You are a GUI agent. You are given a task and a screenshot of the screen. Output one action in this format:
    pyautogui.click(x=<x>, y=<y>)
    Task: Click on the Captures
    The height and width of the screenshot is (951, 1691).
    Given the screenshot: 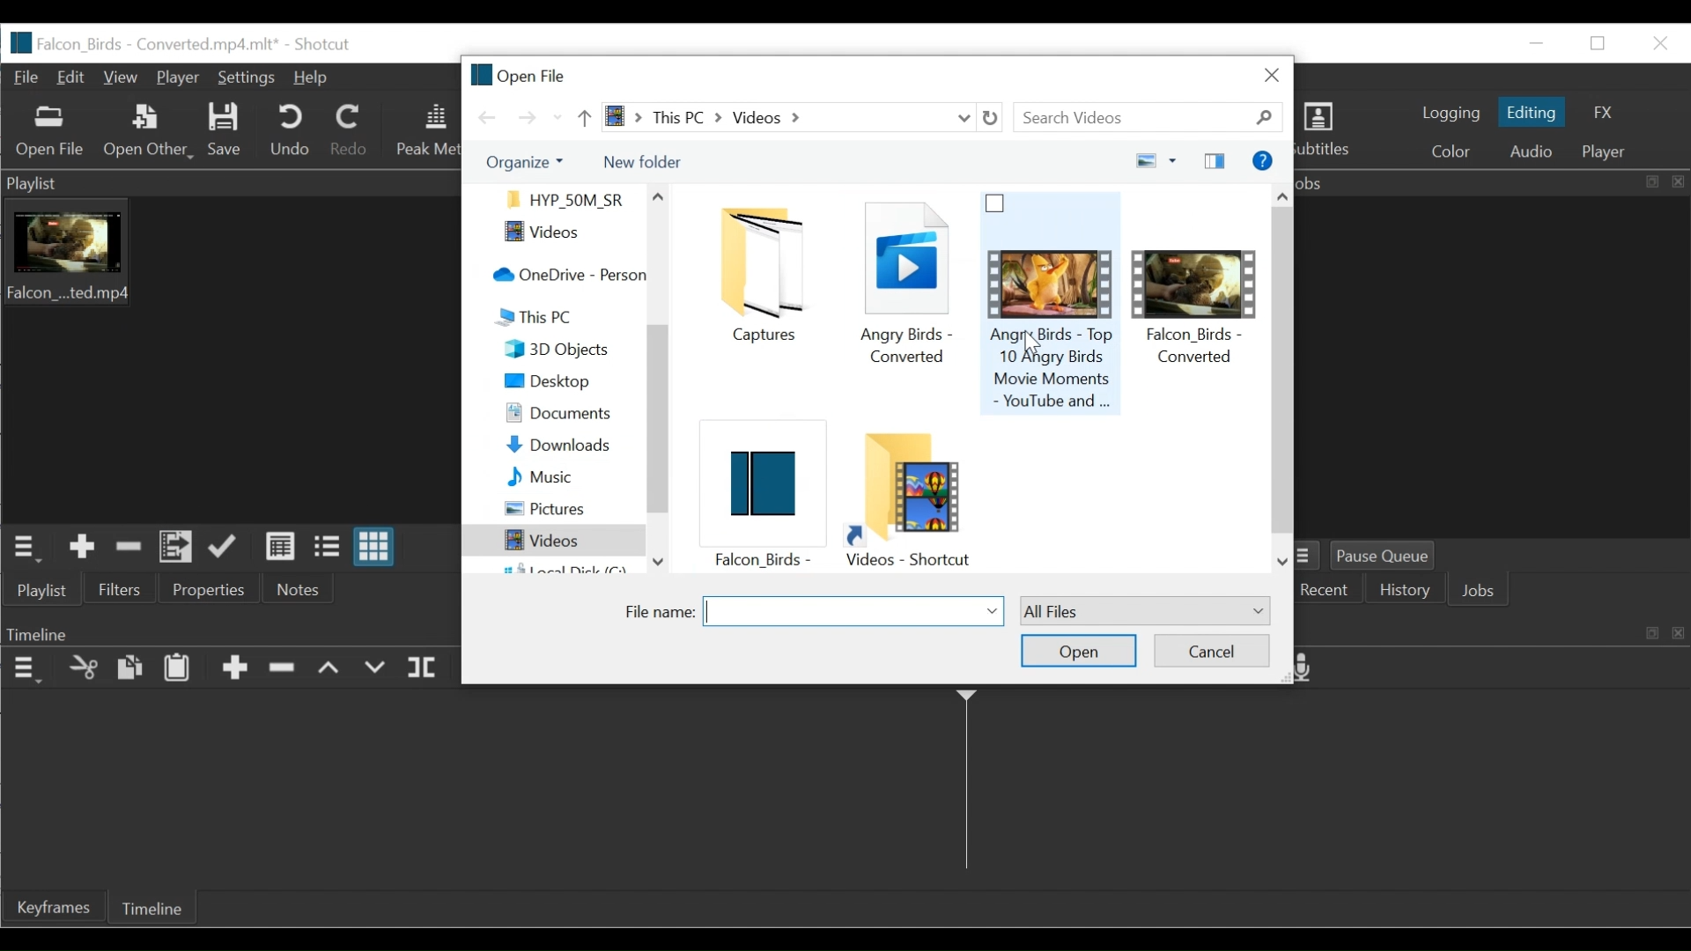 What is the action you would take?
    pyautogui.click(x=769, y=276)
    